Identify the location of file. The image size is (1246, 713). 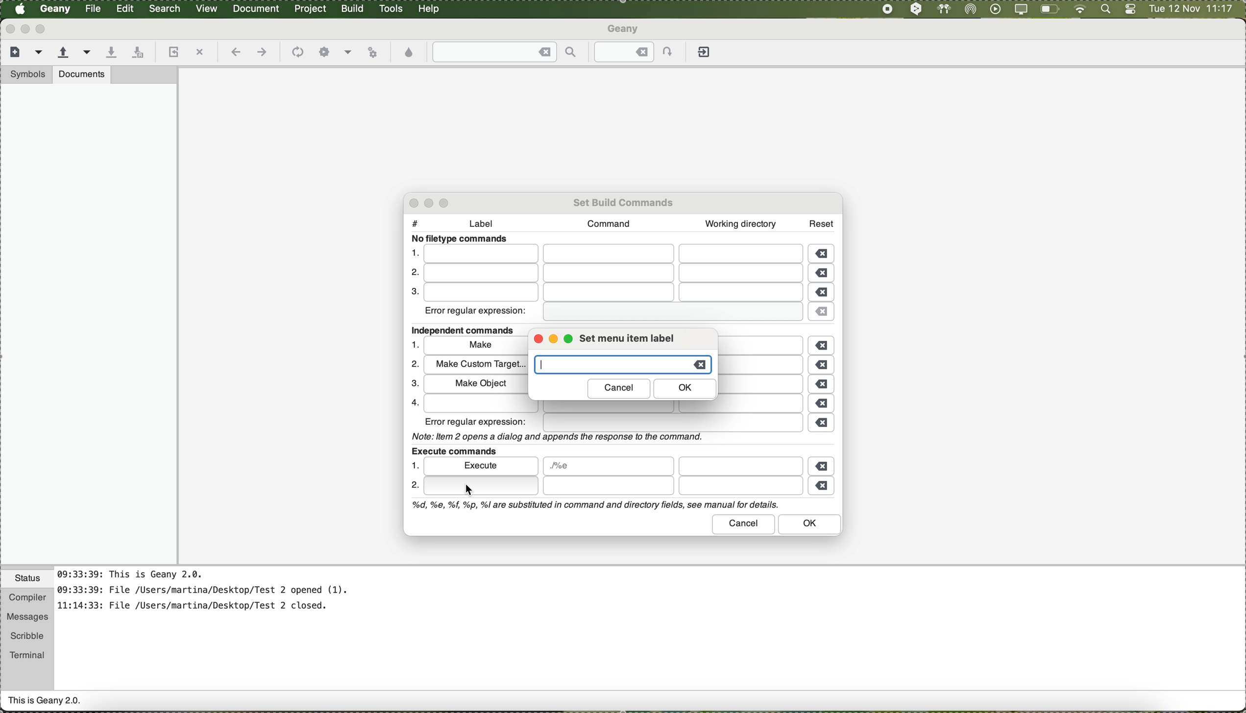
(740, 466).